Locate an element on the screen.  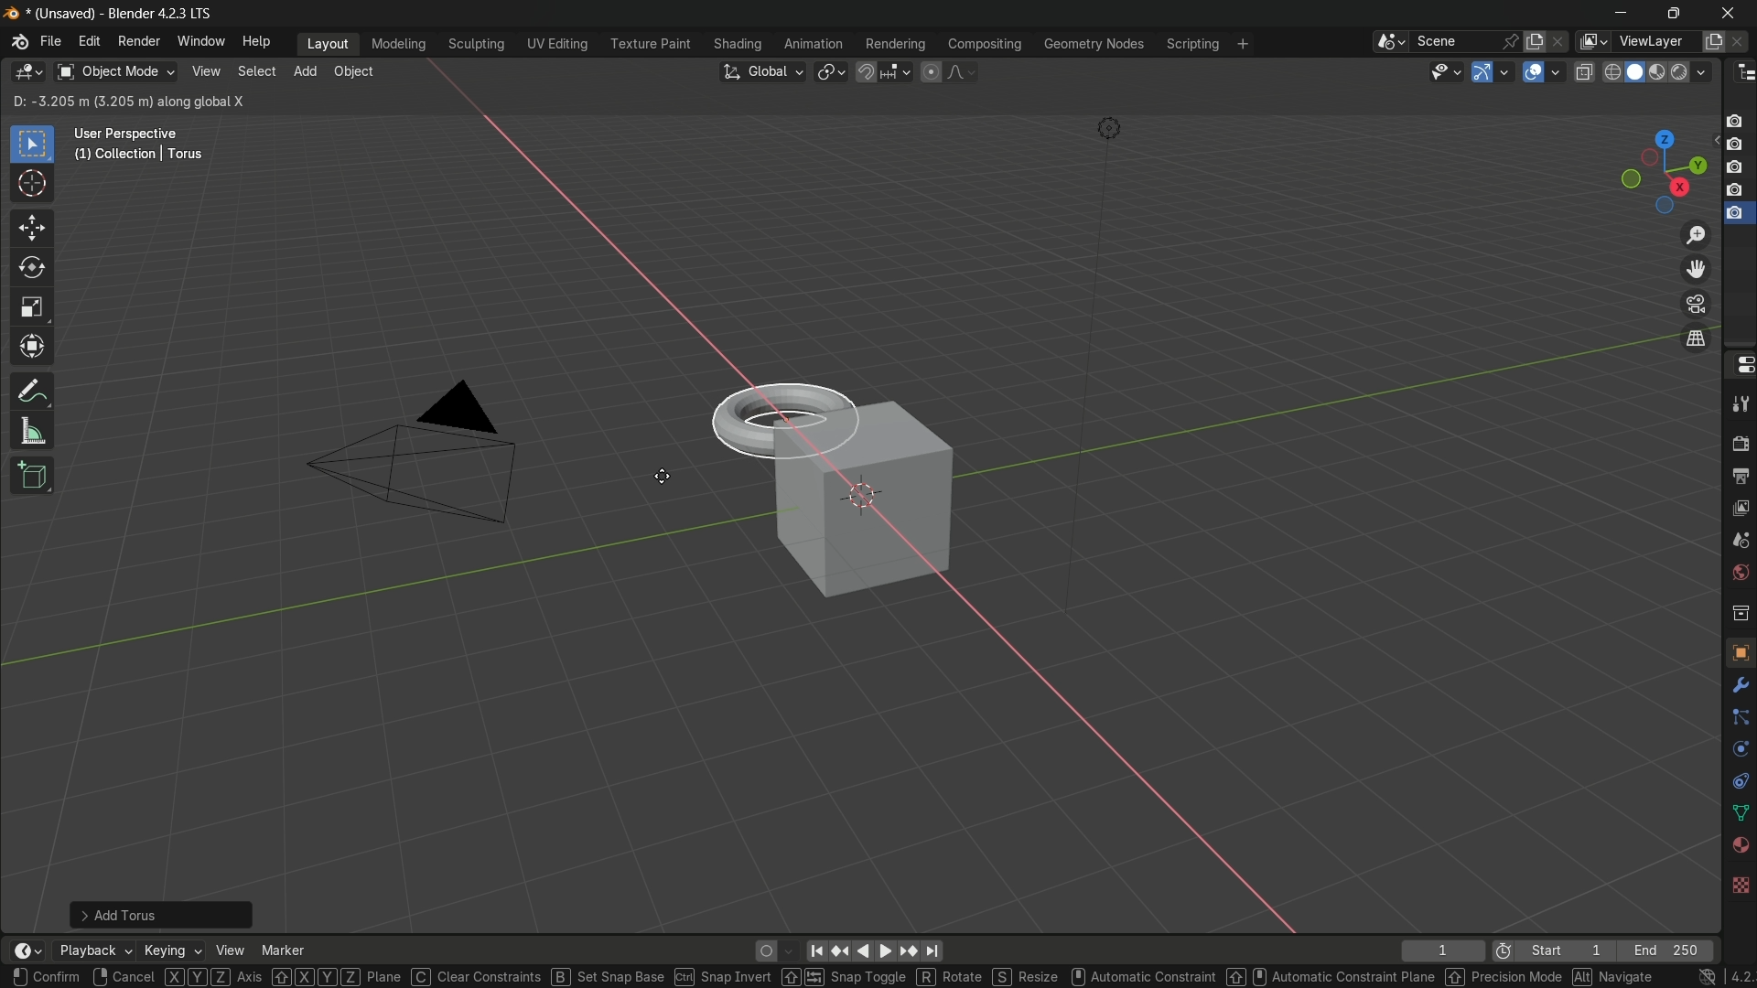
scene is located at coordinates (1739, 544).